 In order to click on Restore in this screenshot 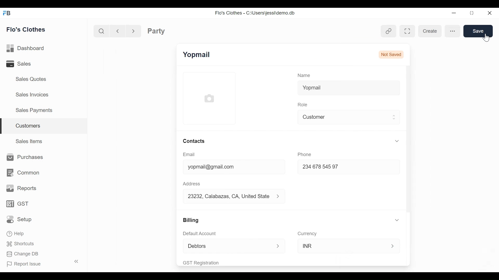, I will do `click(470, 13)`.